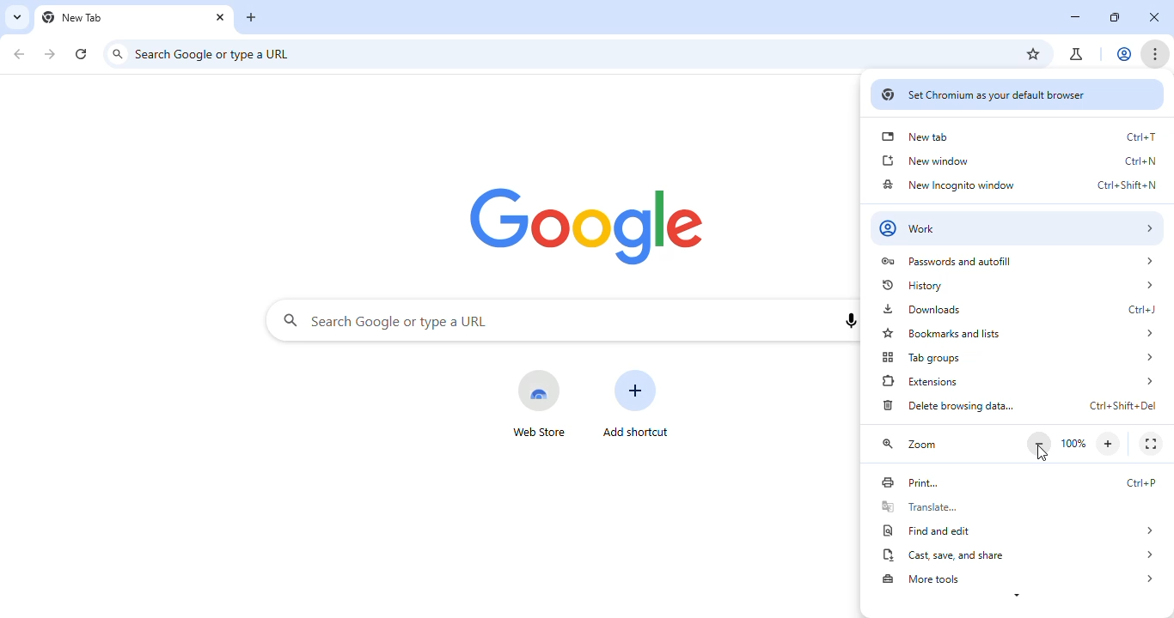  What do you see at coordinates (912, 445) in the screenshot?
I see `zoom` at bounding box center [912, 445].